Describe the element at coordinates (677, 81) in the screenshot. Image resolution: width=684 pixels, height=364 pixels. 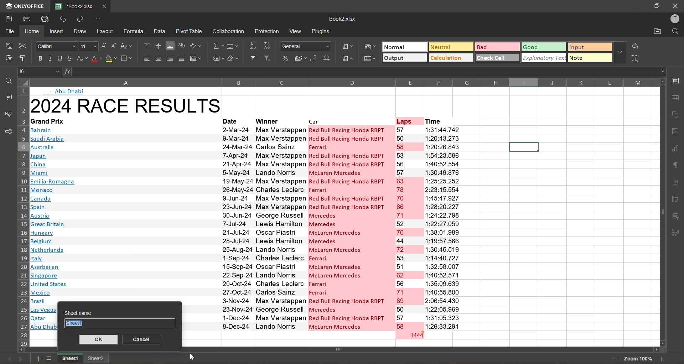
I see `call settings` at that location.